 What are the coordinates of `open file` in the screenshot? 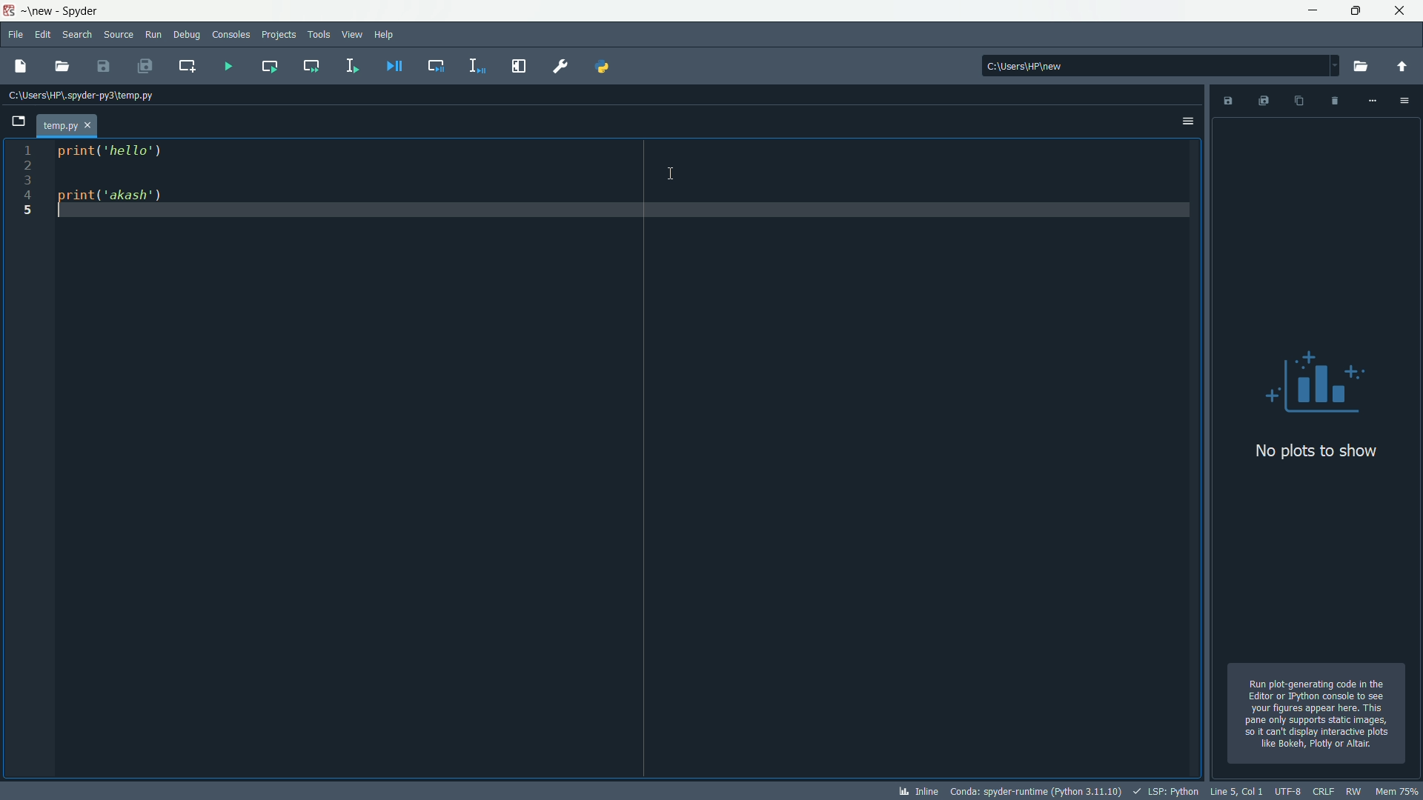 It's located at (64, 67).